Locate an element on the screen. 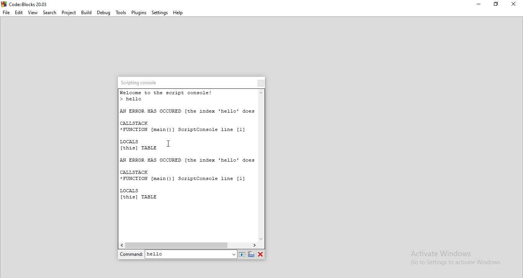 Image resolution: width=523 pixels, height=278 pixels. View  is located at coordinates (33, 13).